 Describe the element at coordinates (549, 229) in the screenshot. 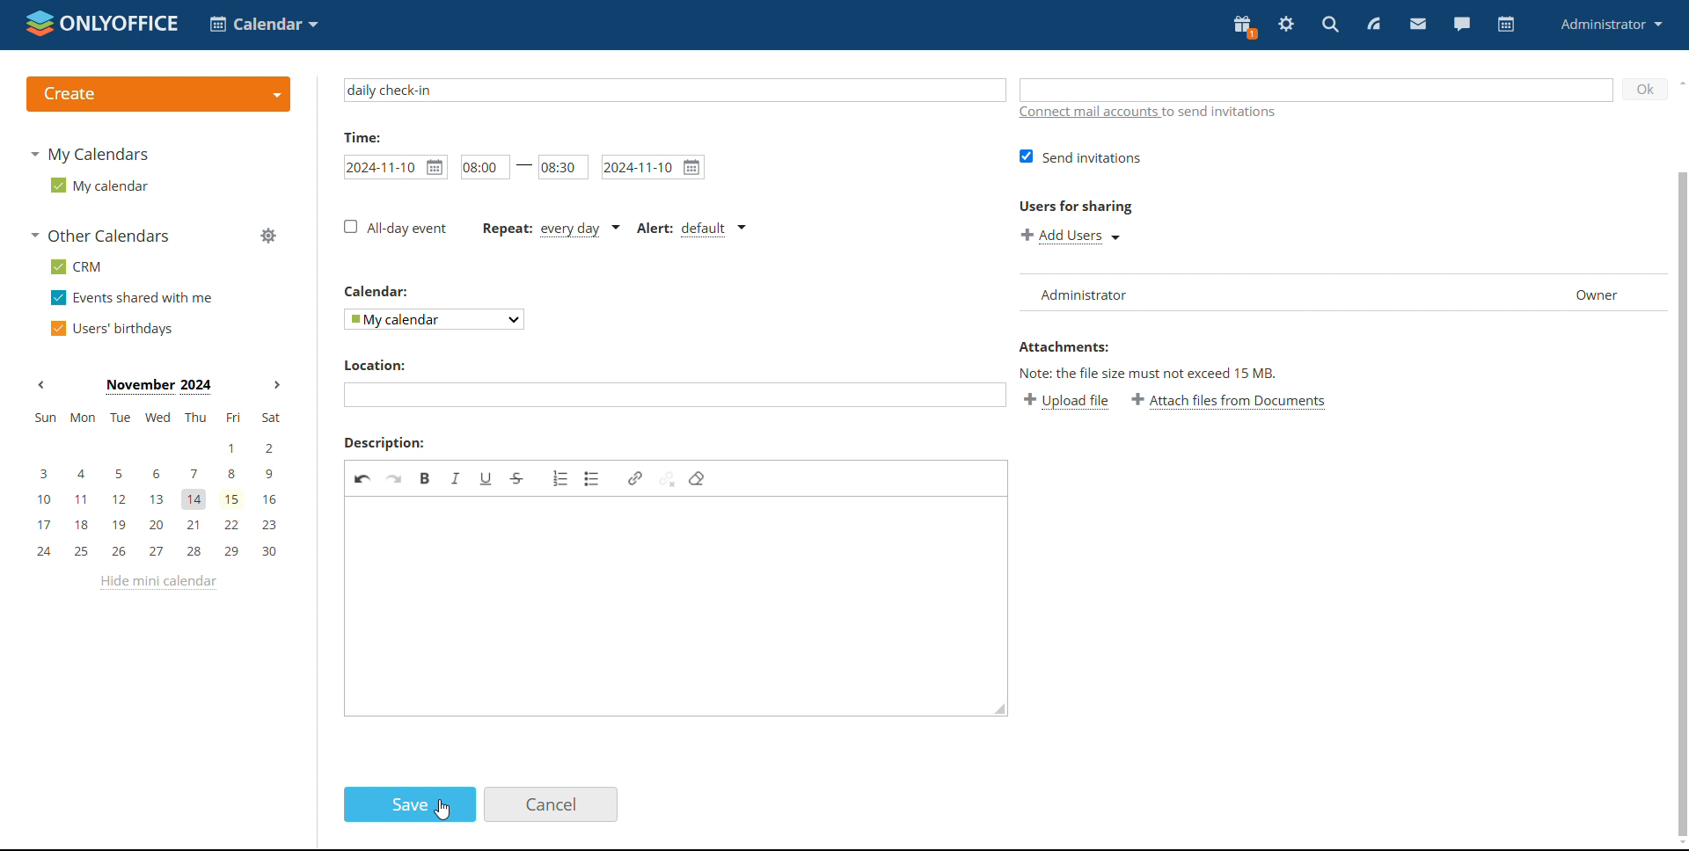

I see `daily meeting set` at that location.